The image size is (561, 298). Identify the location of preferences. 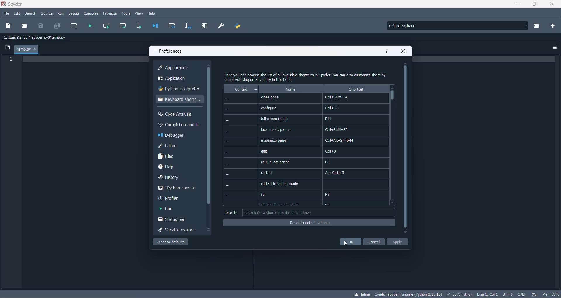
(221, 26).